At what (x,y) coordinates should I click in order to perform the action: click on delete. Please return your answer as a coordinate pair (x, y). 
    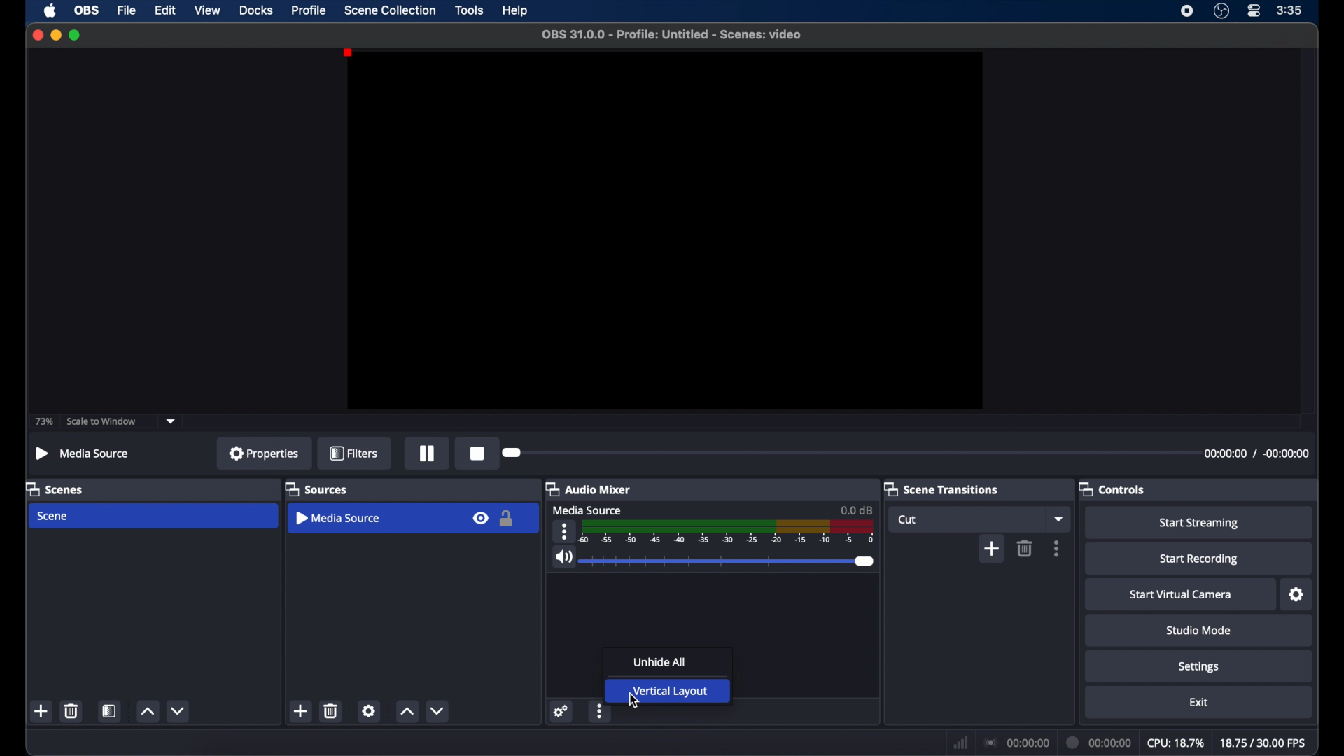
    Looking at the image, I should click on (72, 710).